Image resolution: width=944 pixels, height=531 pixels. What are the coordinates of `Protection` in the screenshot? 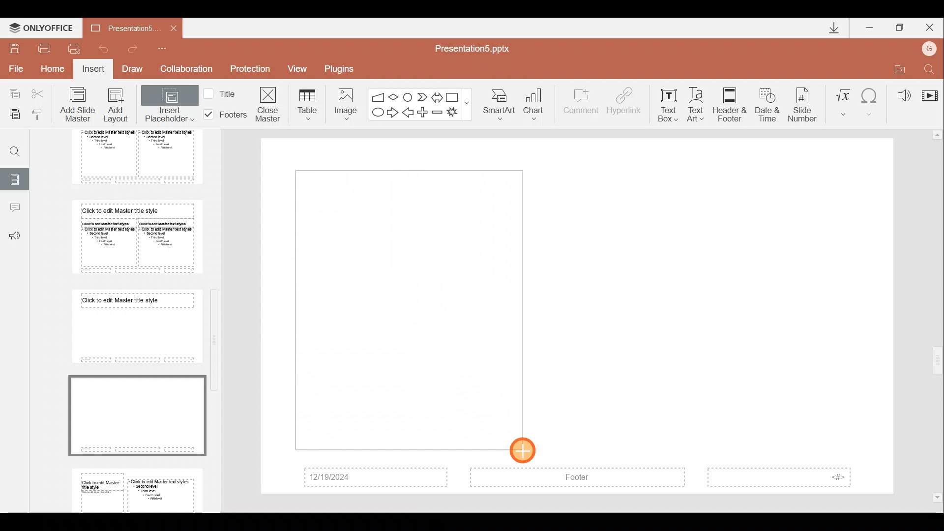 It's located at (250, 70).